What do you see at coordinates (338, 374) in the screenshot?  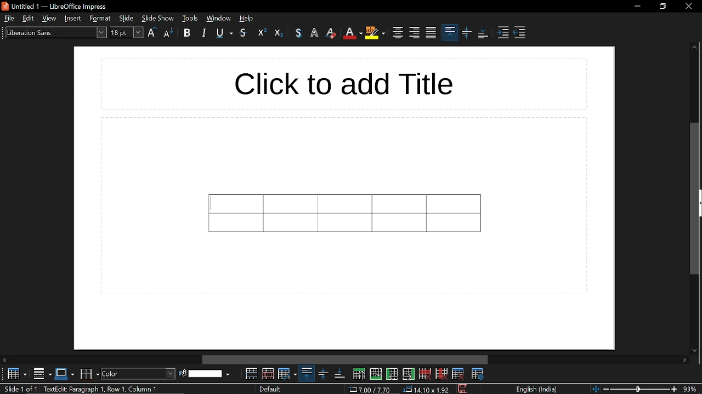 I see `align bottom` at bounding box center [338, 374].